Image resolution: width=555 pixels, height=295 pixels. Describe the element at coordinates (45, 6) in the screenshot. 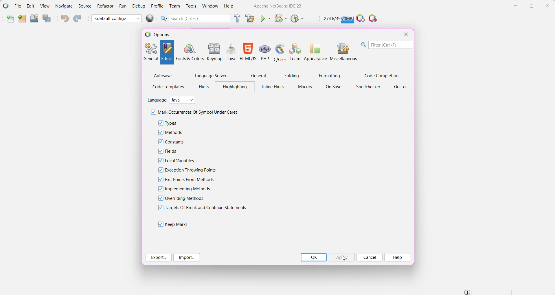

I see `View` at that location.